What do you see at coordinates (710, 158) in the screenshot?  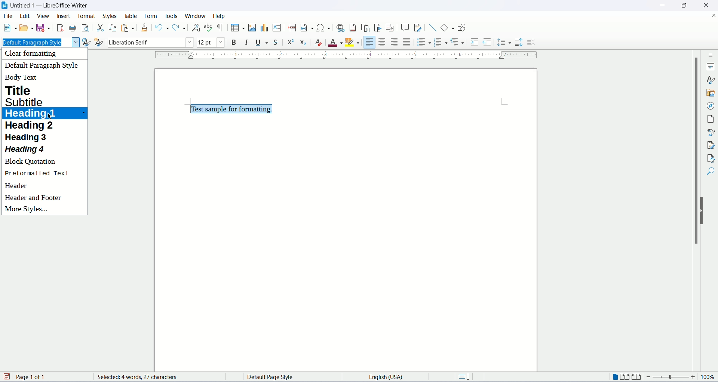 I see `check accessibility` at bounding box center [710, 158].